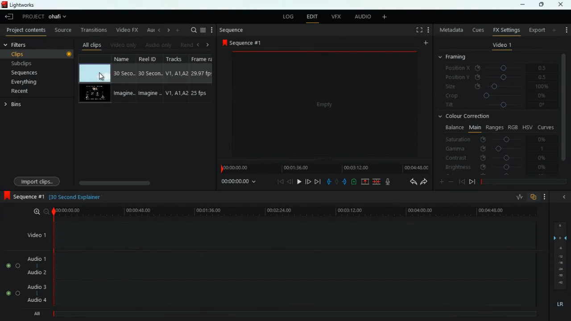 The height and width of the screenshot is (321, 571). I want to click on video only, so click(122, 45).